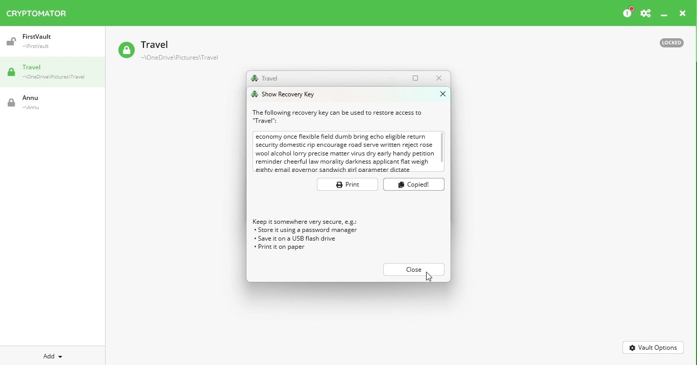  Describe the element at coordinates (395, 78) in the screenshot. I see `Minimize` at that location.